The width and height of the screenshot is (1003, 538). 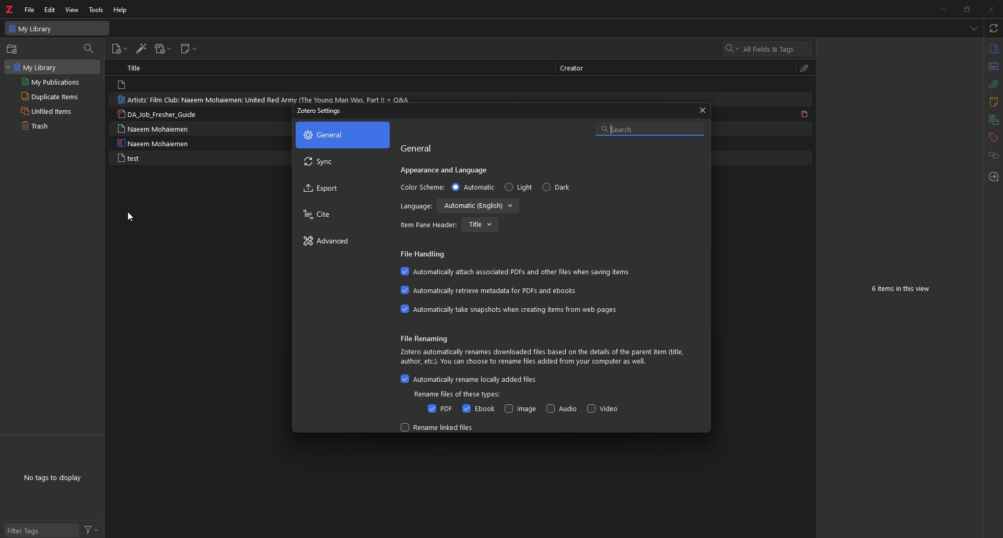 I want to click on ebook, so click(x=477, y=409).